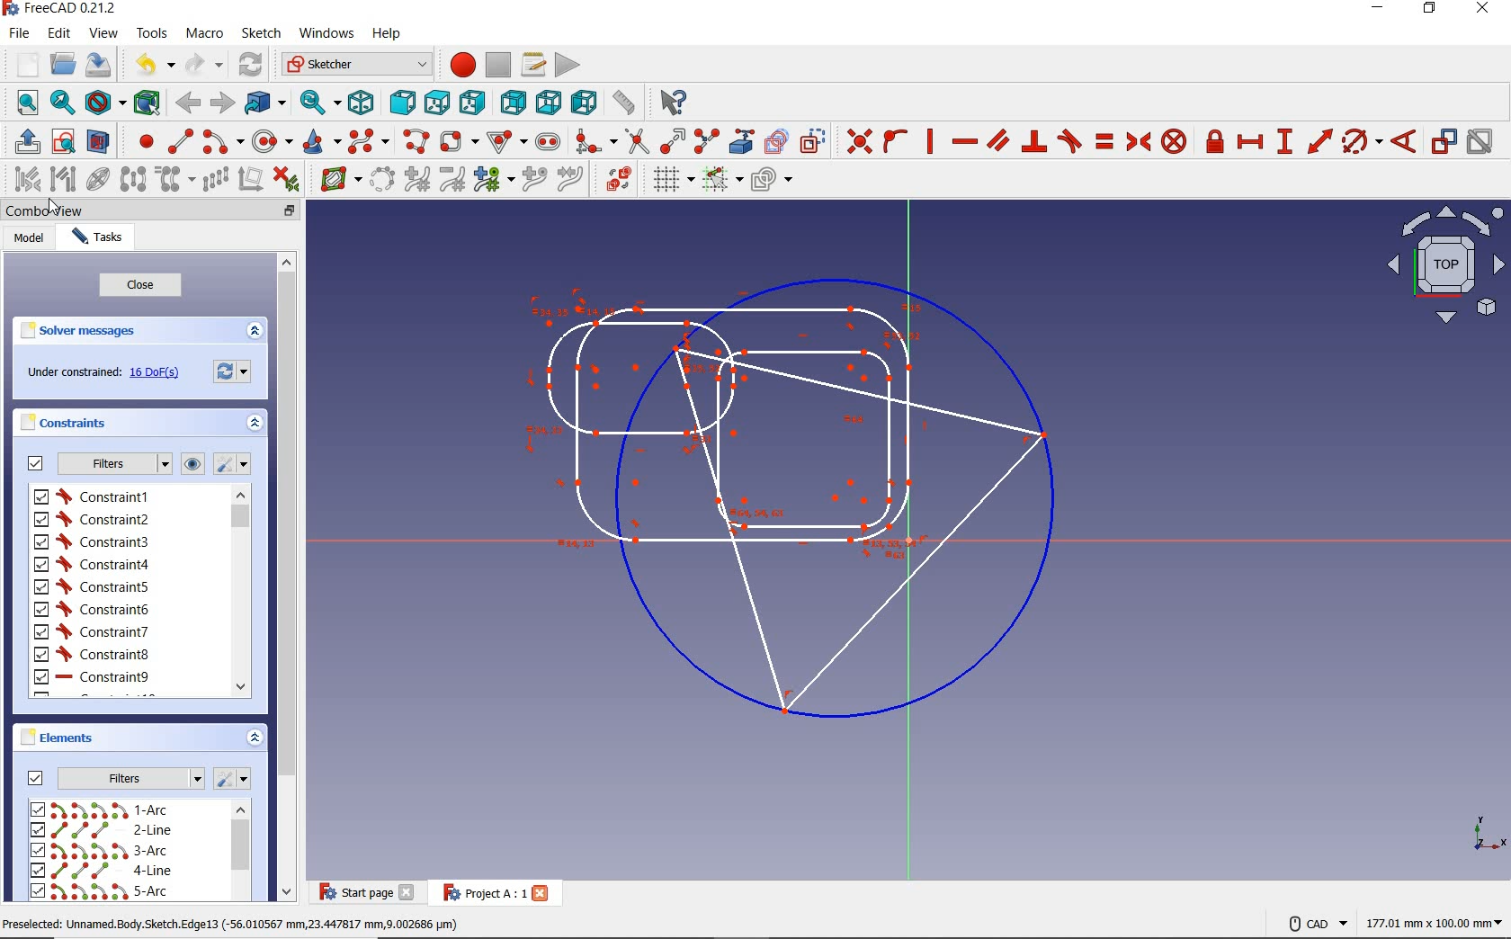  What do you see at coordinates (932, 141) in the screenshot?
I see `constrain vertically` at bounding box center [932, 141].